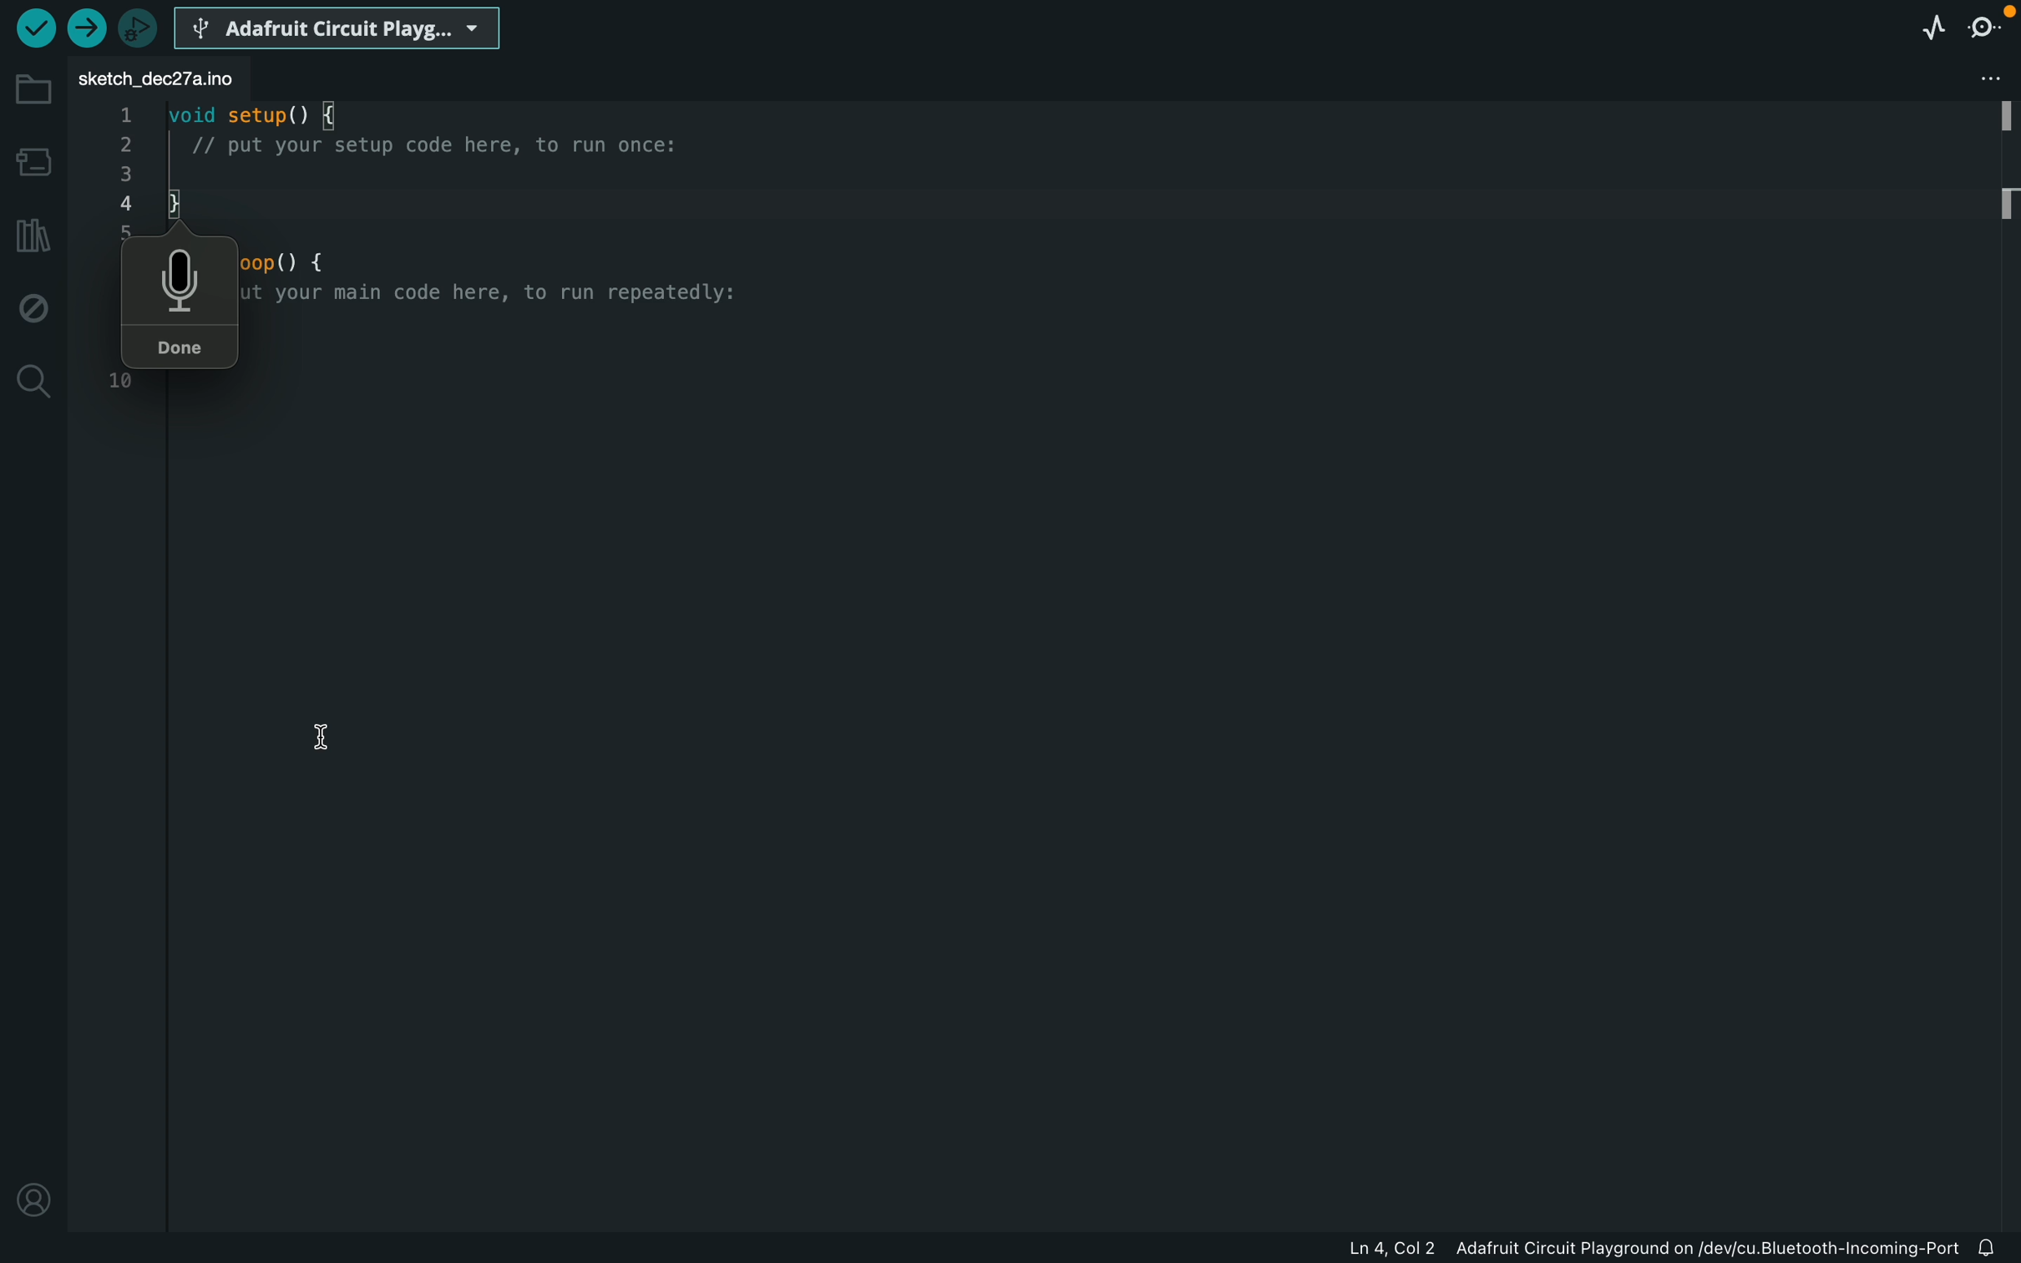 This screenshot has width=2021, height=1263. I want to click on board manager, so click(32, 162).